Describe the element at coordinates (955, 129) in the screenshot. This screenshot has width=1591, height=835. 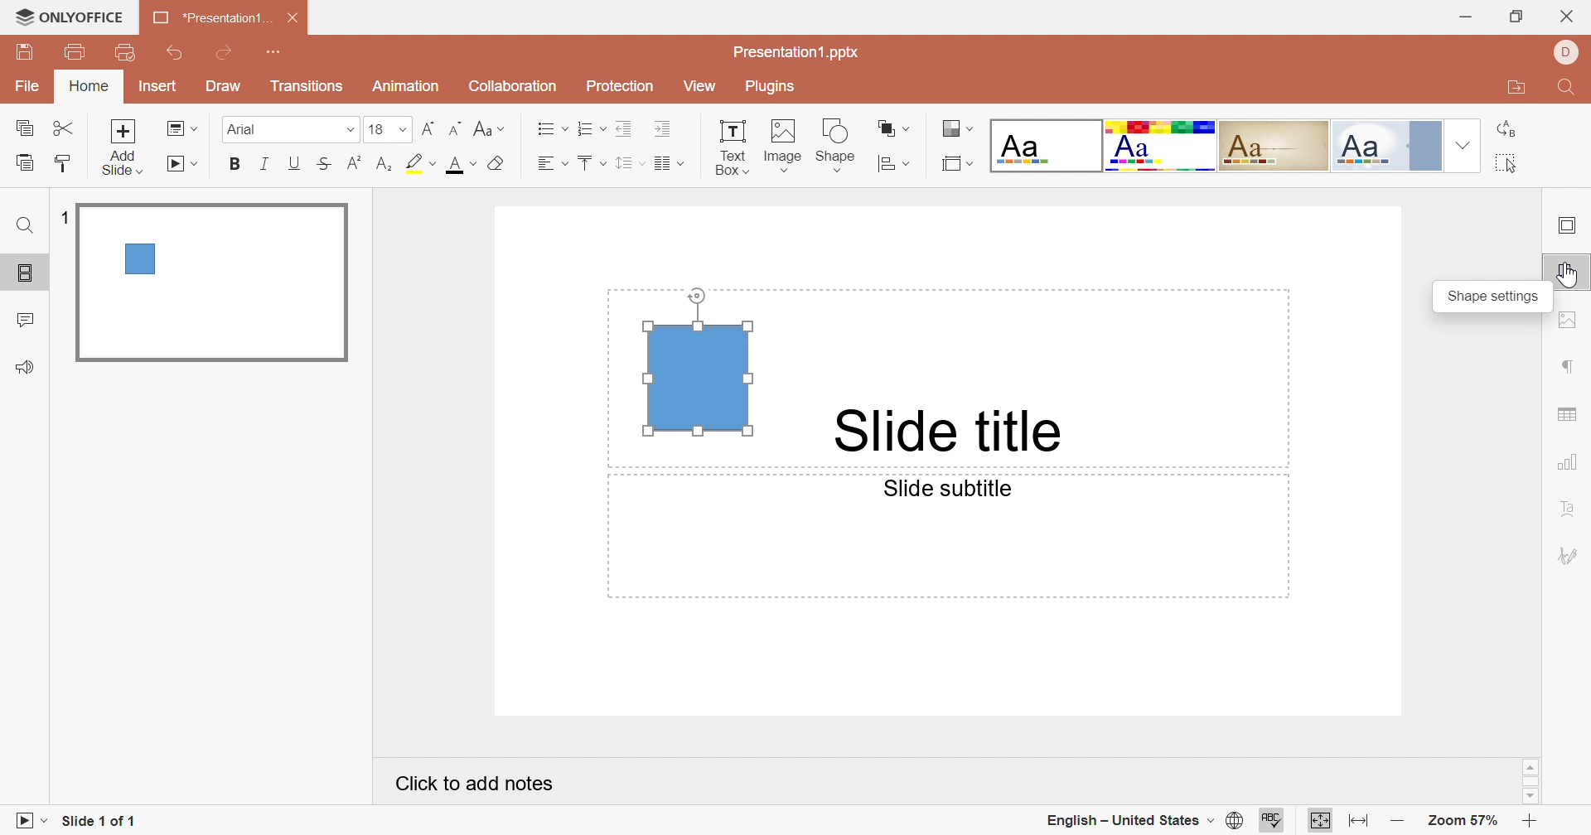
I see `Change color theme` at that location.